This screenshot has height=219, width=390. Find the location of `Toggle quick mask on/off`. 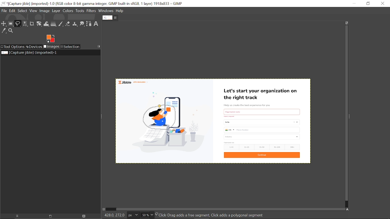

Toggle quick mask on/off is located at coordinates (103, 209).